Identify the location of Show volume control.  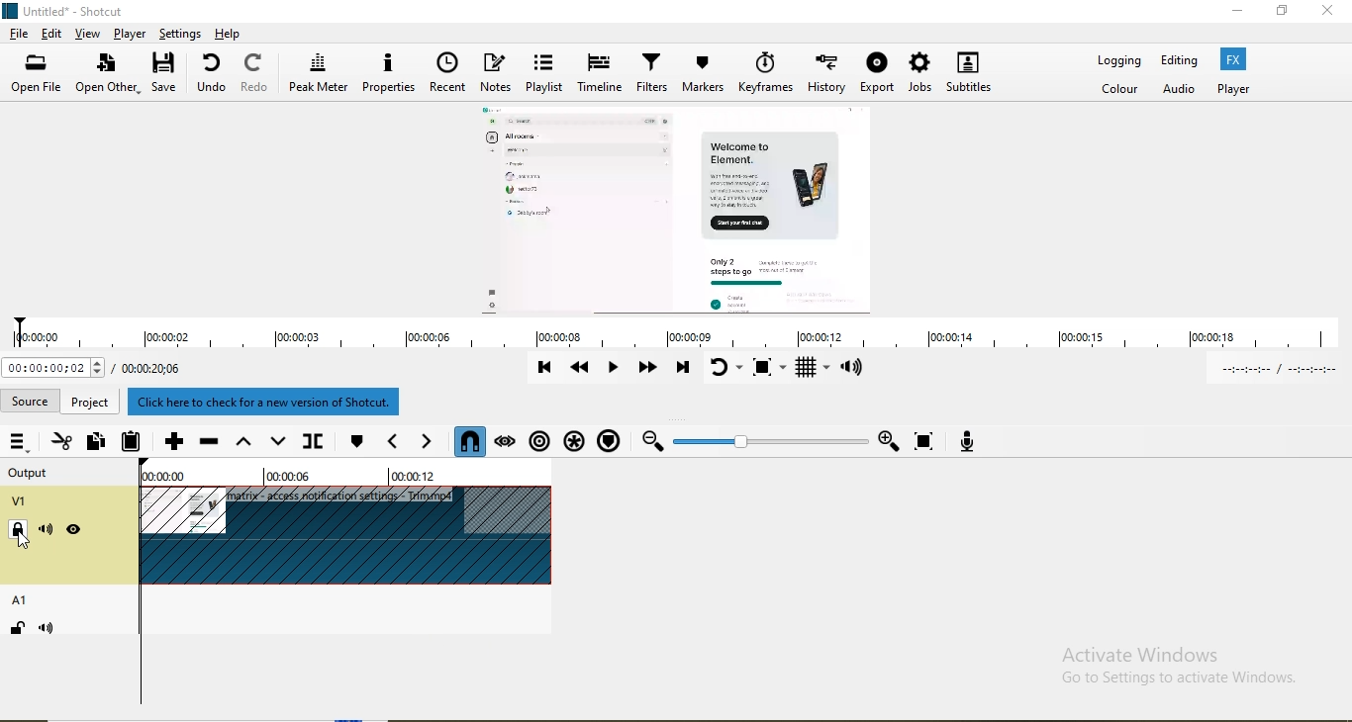
(855, 370).